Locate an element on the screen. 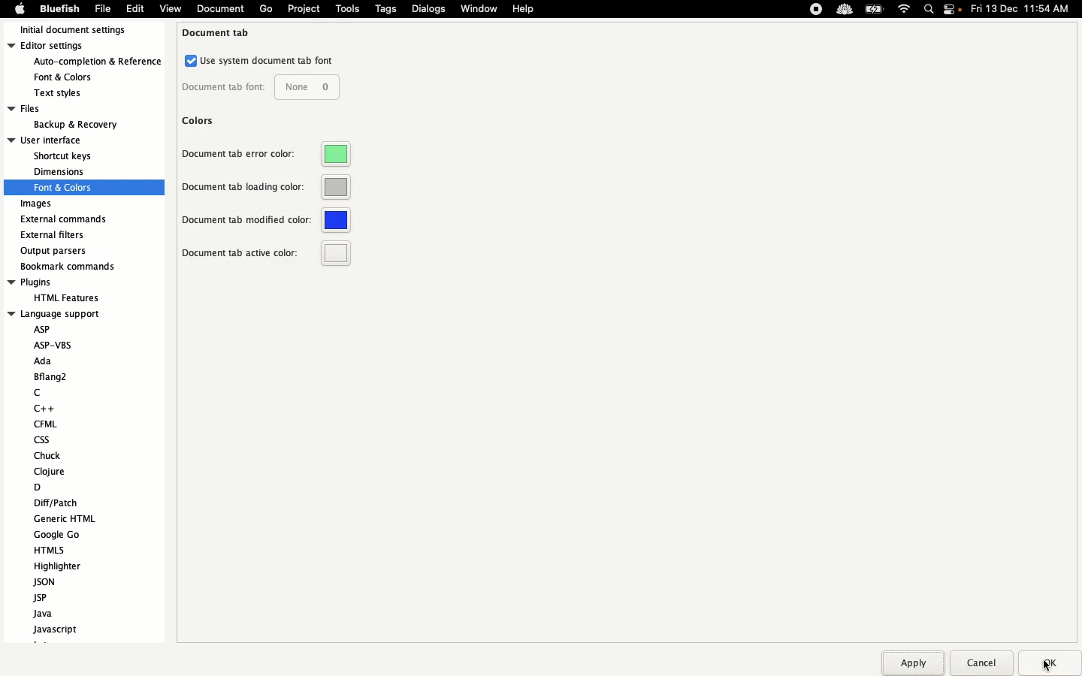 This screenshot has width=1082, height=676. Date time is located at coordinates (1025, 8).